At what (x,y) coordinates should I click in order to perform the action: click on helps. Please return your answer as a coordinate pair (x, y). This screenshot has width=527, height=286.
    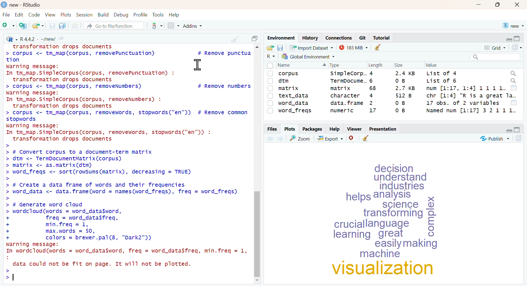
    Looking at the image, I should click on (357, 198).